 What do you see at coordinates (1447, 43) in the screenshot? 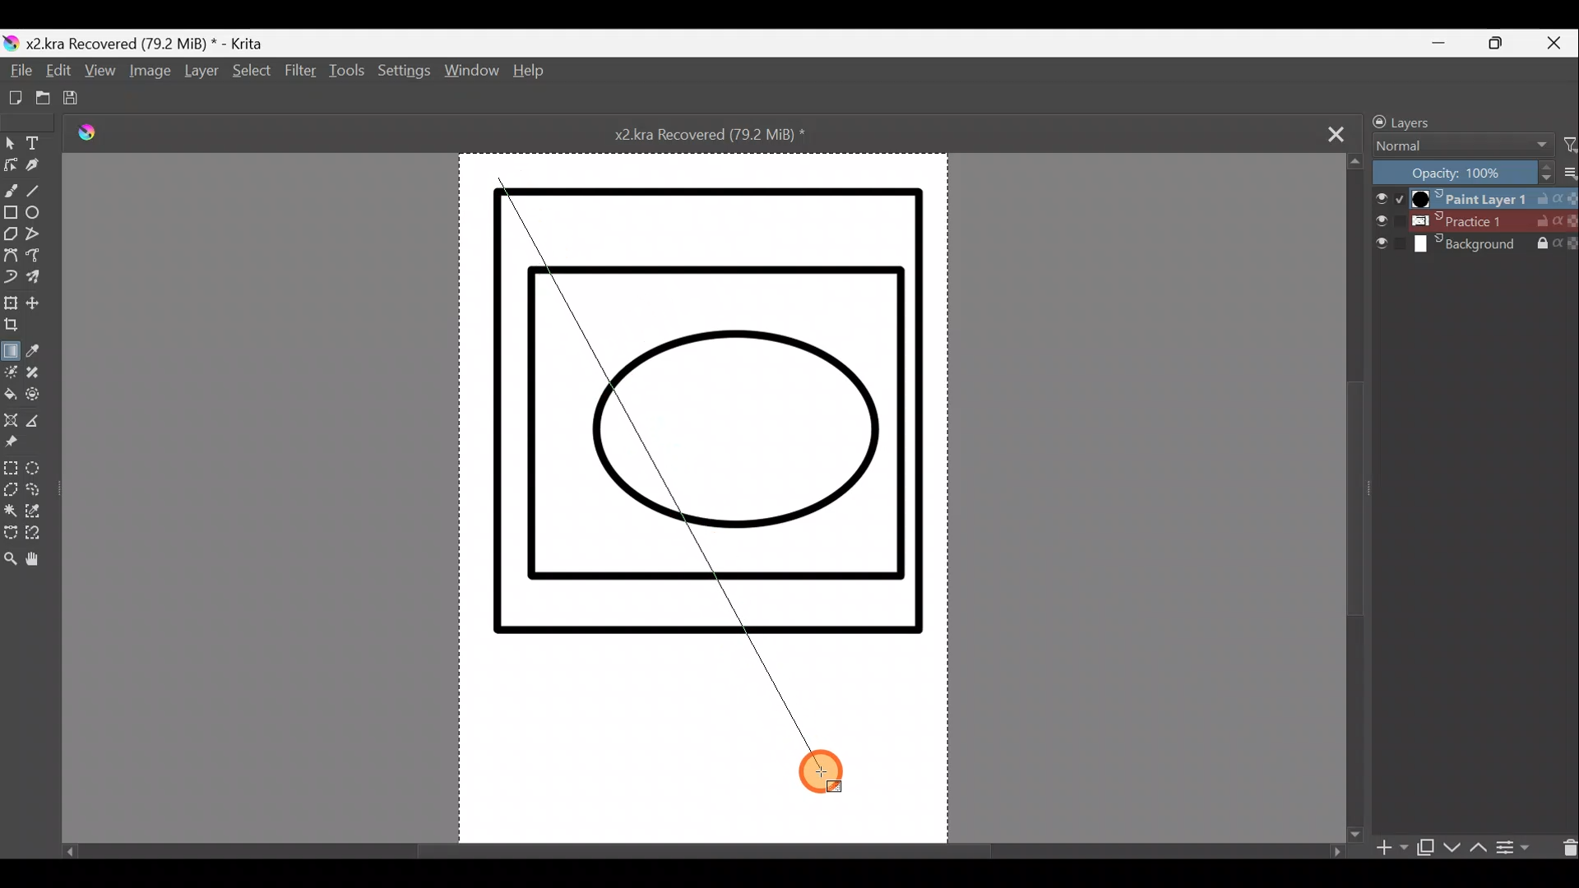
I see `Minimise` at bounding box center [1447, 43].